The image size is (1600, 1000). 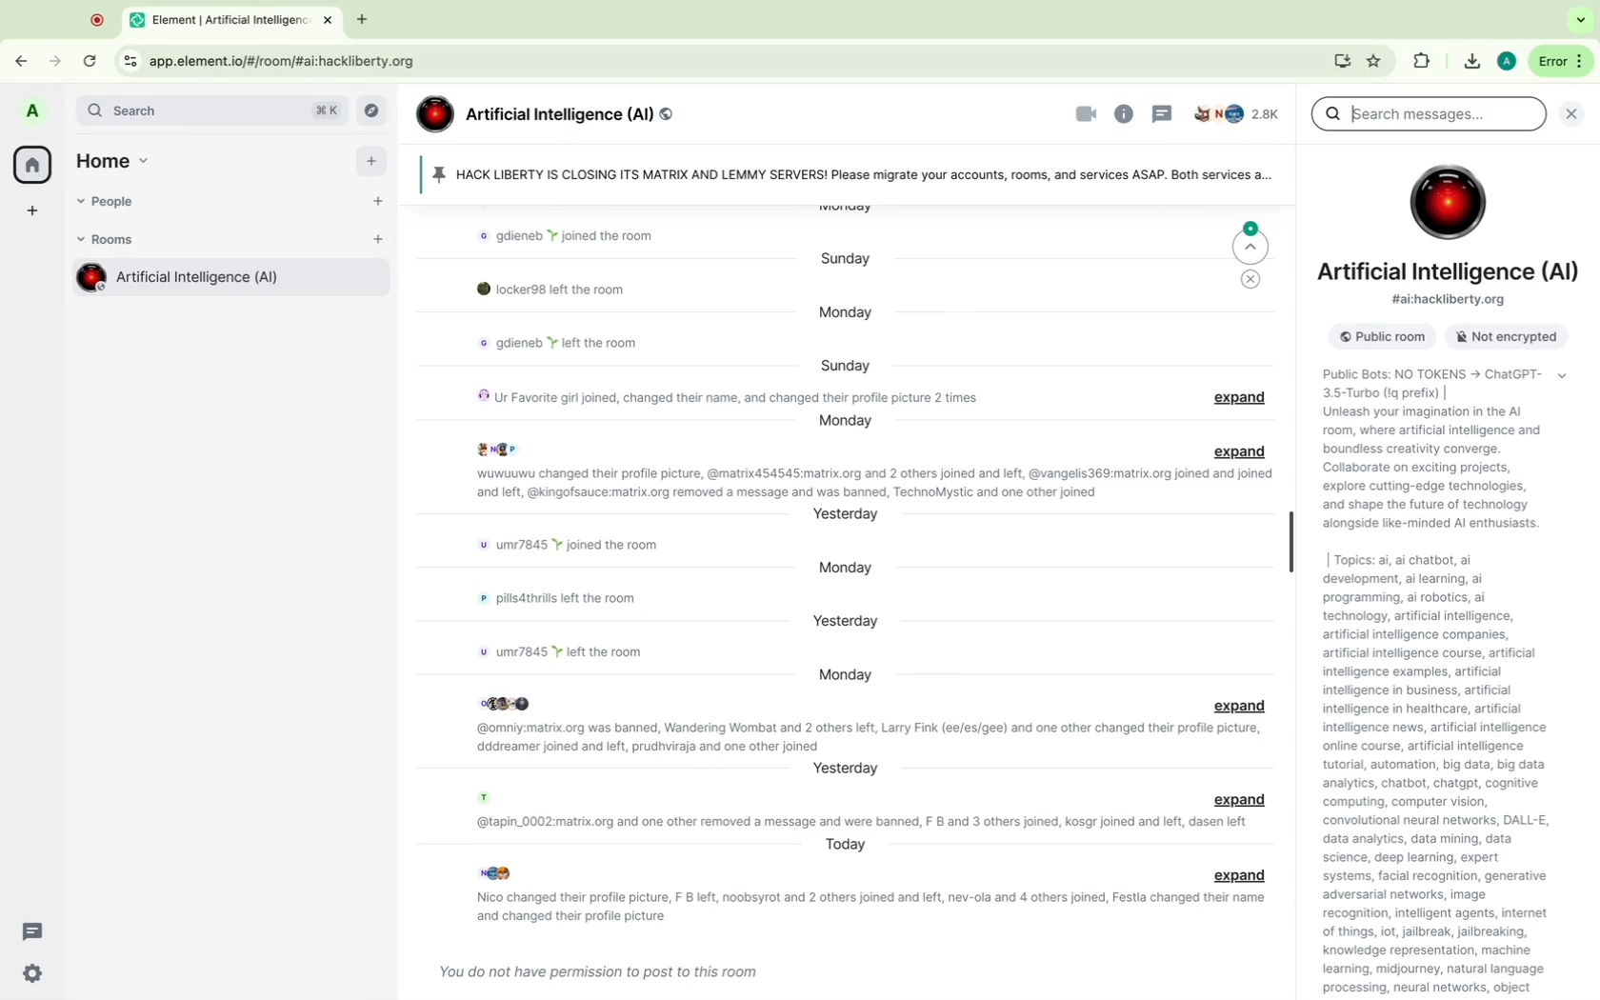 What do you see at coordinates (869, 485) in the screenshot?
I see `message` at bounding box center [869, 485].